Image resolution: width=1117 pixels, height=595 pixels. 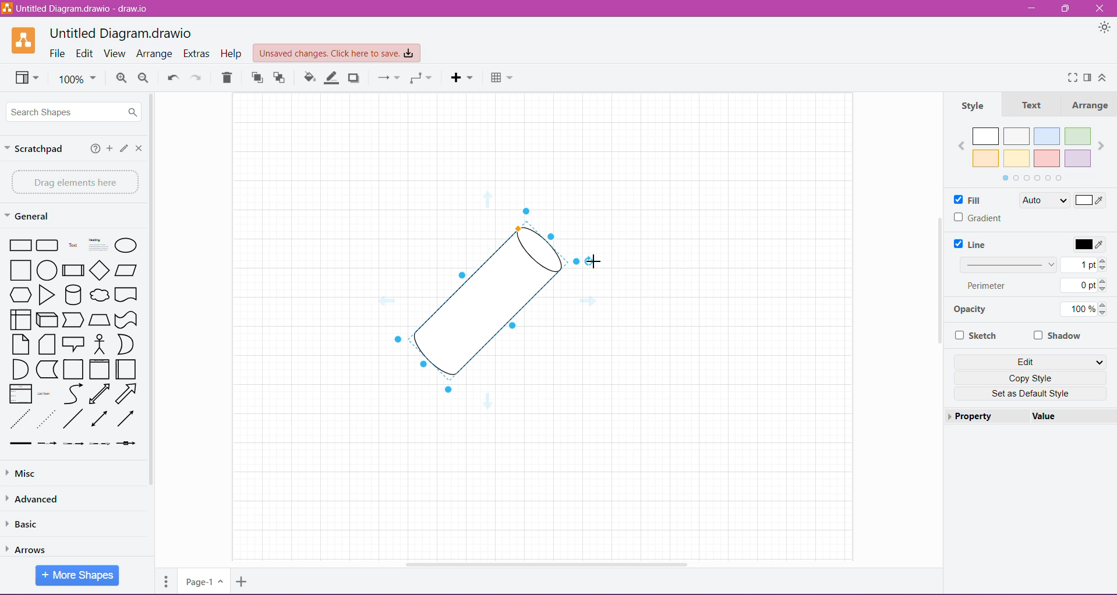 What do you see at coordinates (139, 148) in the screenshot?
I see `Close` at bounding box center [139, 148].